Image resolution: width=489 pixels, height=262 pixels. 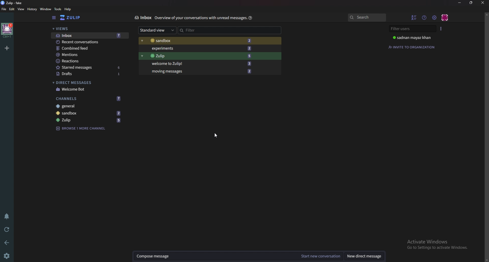 I want to click on Filter users, so click(x=411, y=28).